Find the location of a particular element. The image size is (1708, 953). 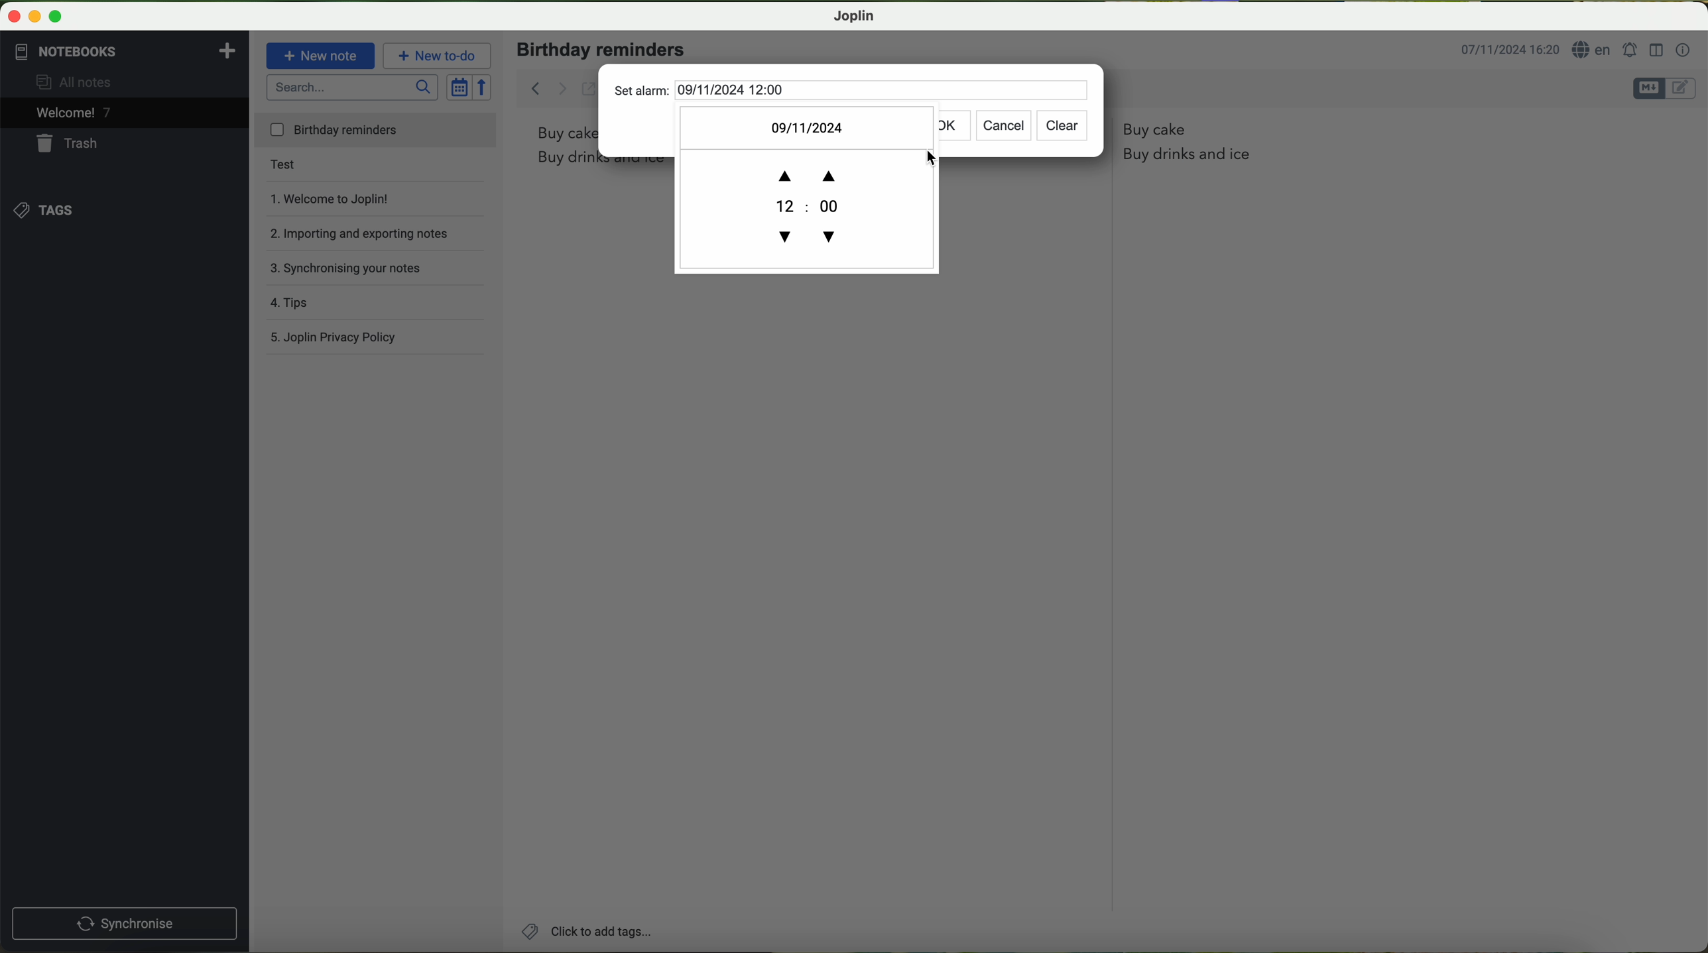

ok is located at coordinates (945, 129).